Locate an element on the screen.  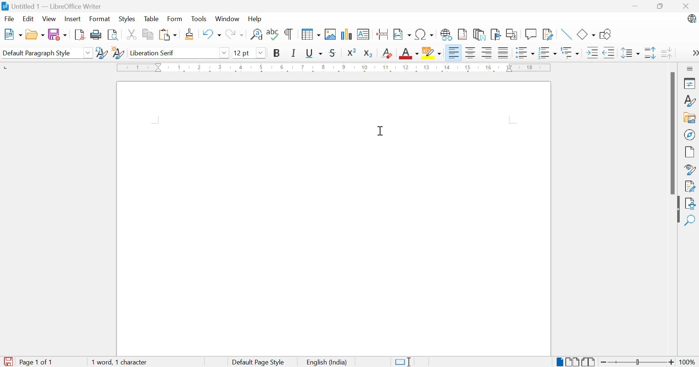
Bold is located at coordinates (277, 54).